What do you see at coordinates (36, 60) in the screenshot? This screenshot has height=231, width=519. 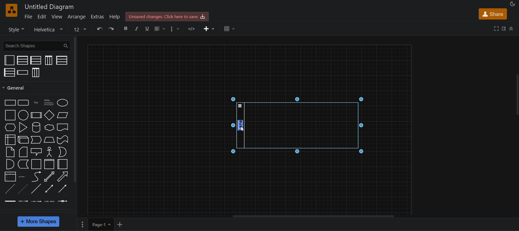 I see `horizontal pool 2` at bounding box center [36, 60].